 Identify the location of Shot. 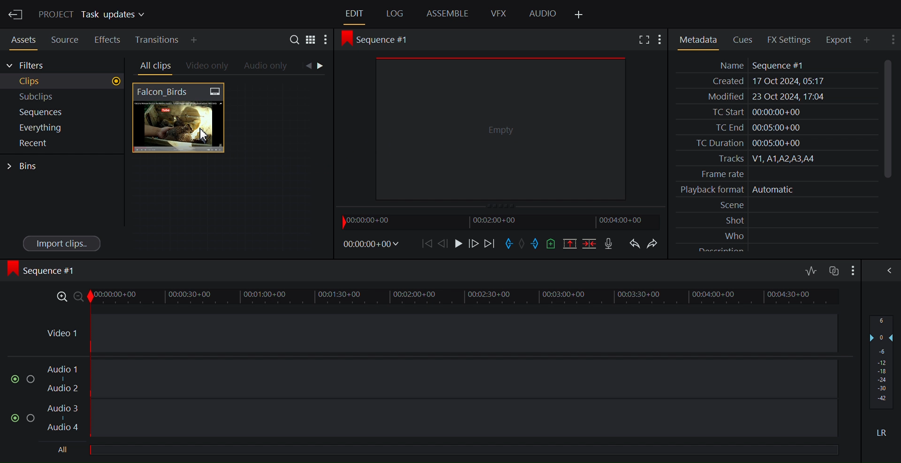
(778, 220).